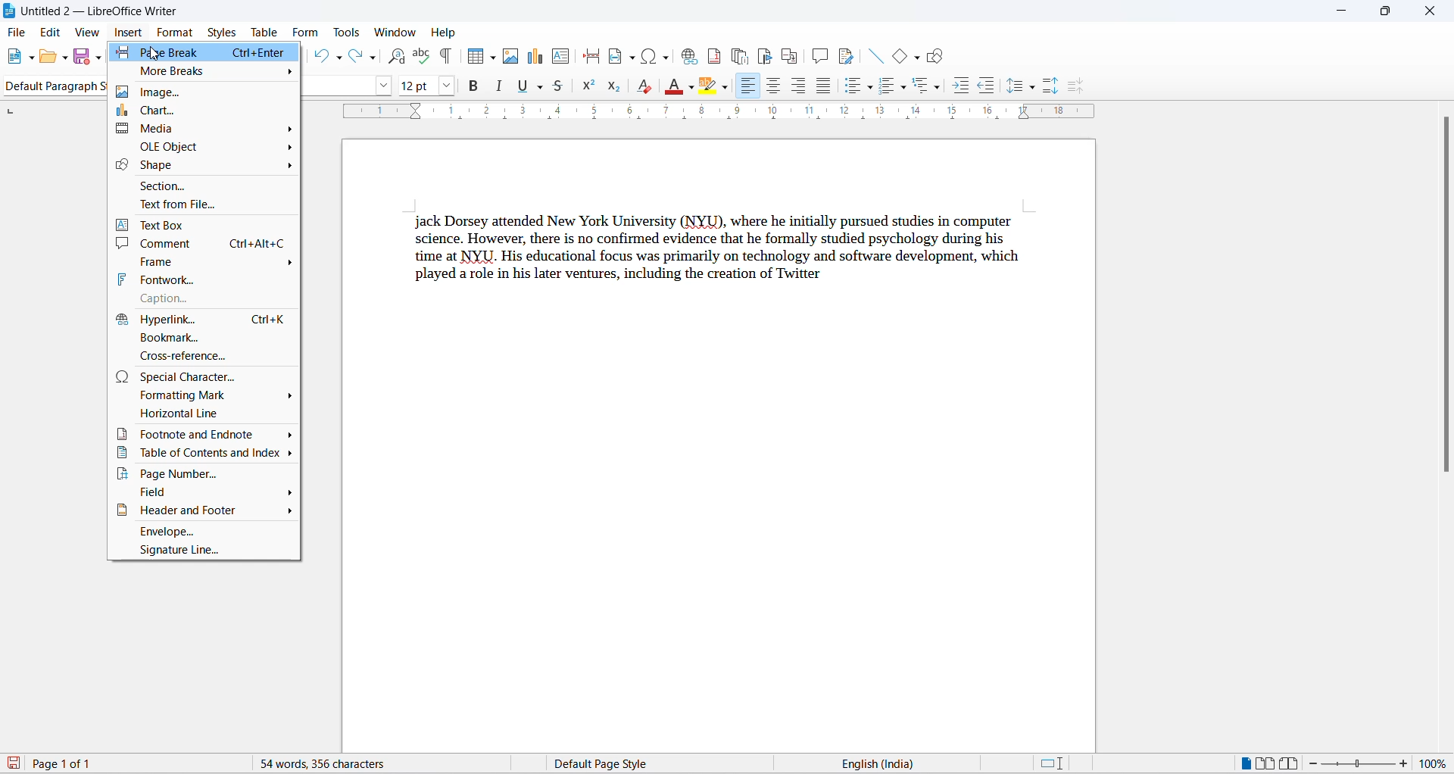  I want to click on English(India), so click(922, 763).